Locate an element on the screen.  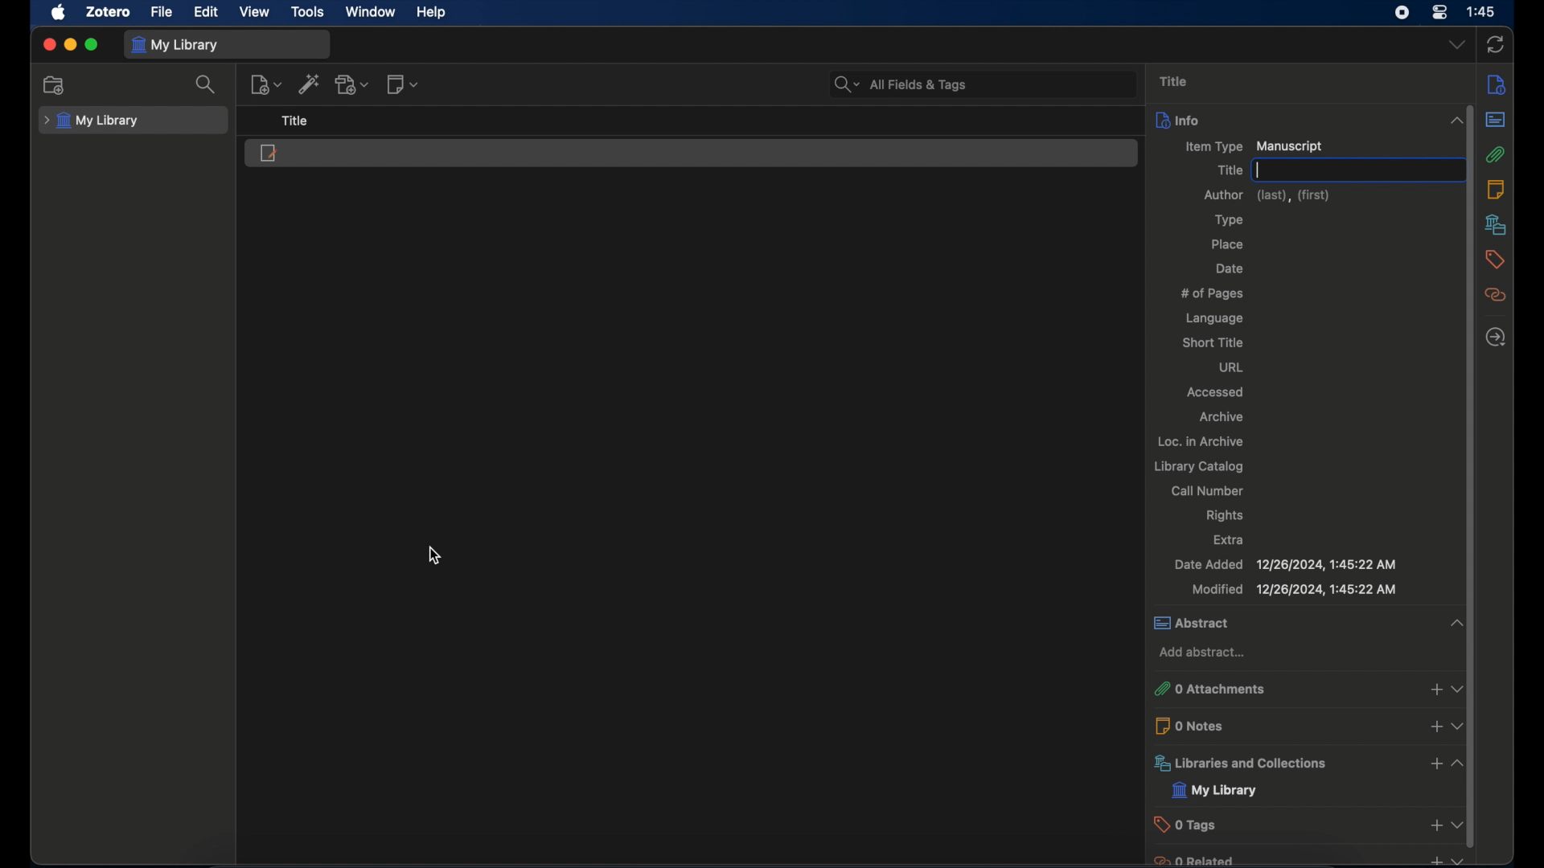
cursor is located at coordinates (434, 555).